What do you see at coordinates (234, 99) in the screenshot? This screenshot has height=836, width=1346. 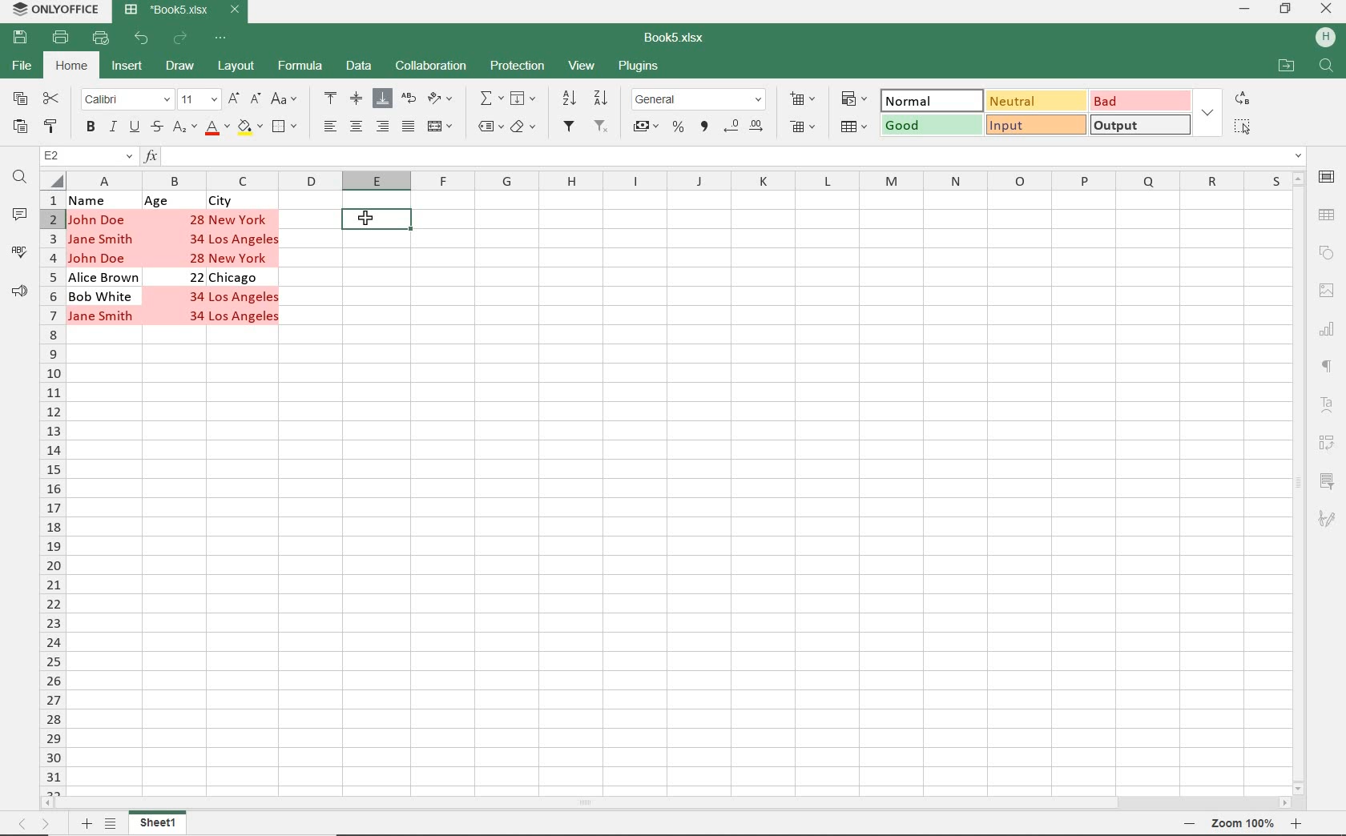 I see `INCREMENT FONT SIZE` at bounding box center [234, 99].